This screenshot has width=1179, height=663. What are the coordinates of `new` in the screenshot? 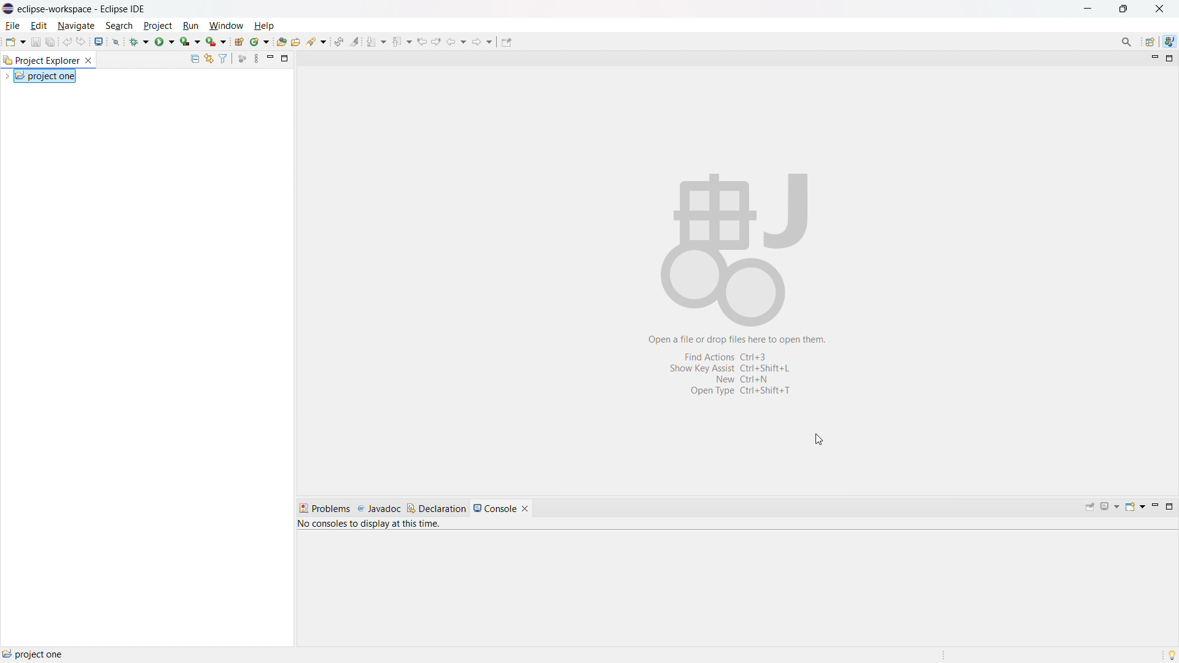 It's located at (15, 41).